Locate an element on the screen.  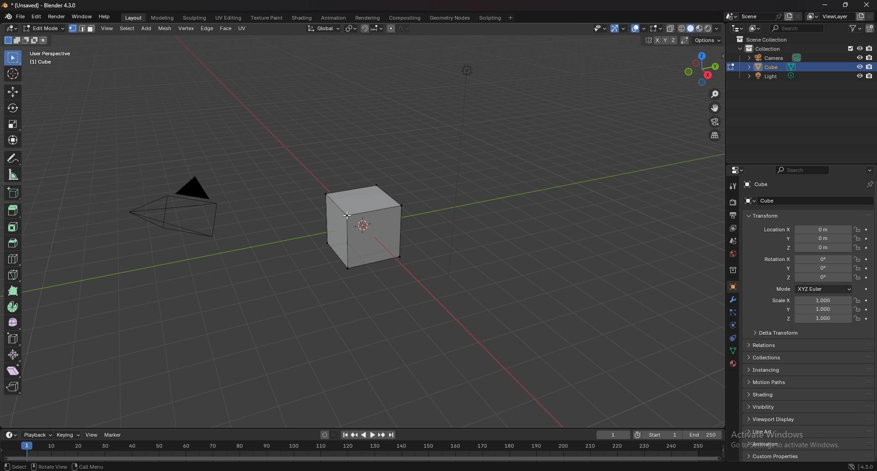
mesh is located at coordinates (165, 29).